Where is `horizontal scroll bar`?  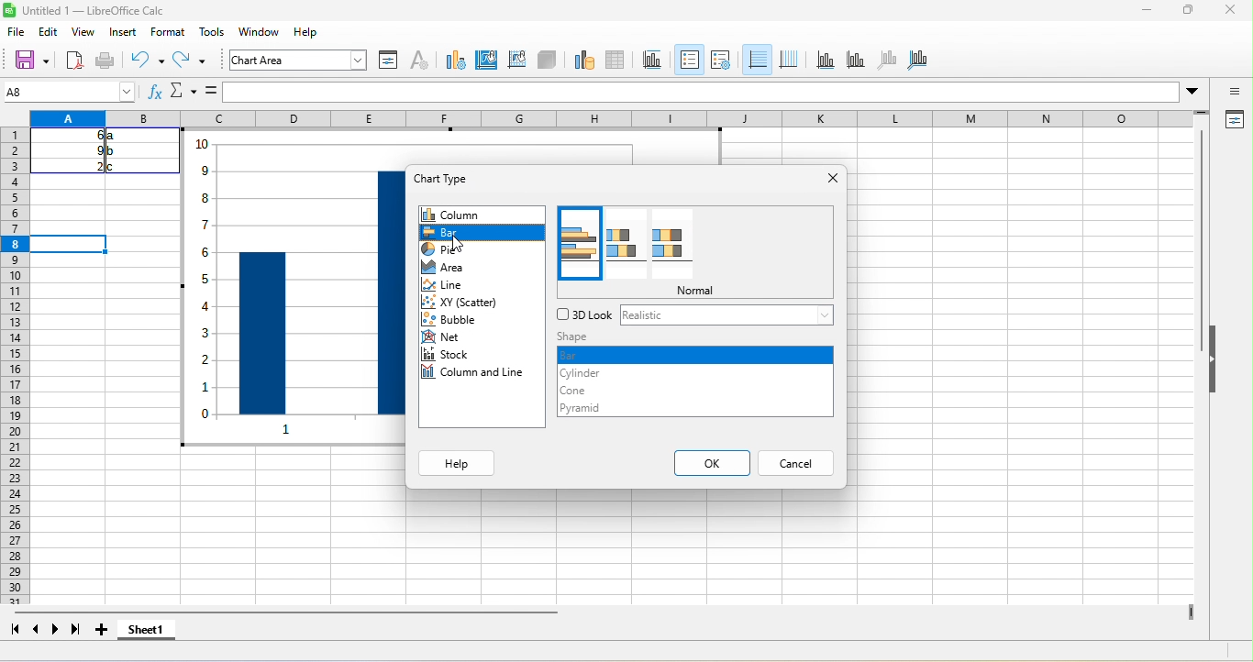 horizontal scroll bar is located at coordinates (299, 612).